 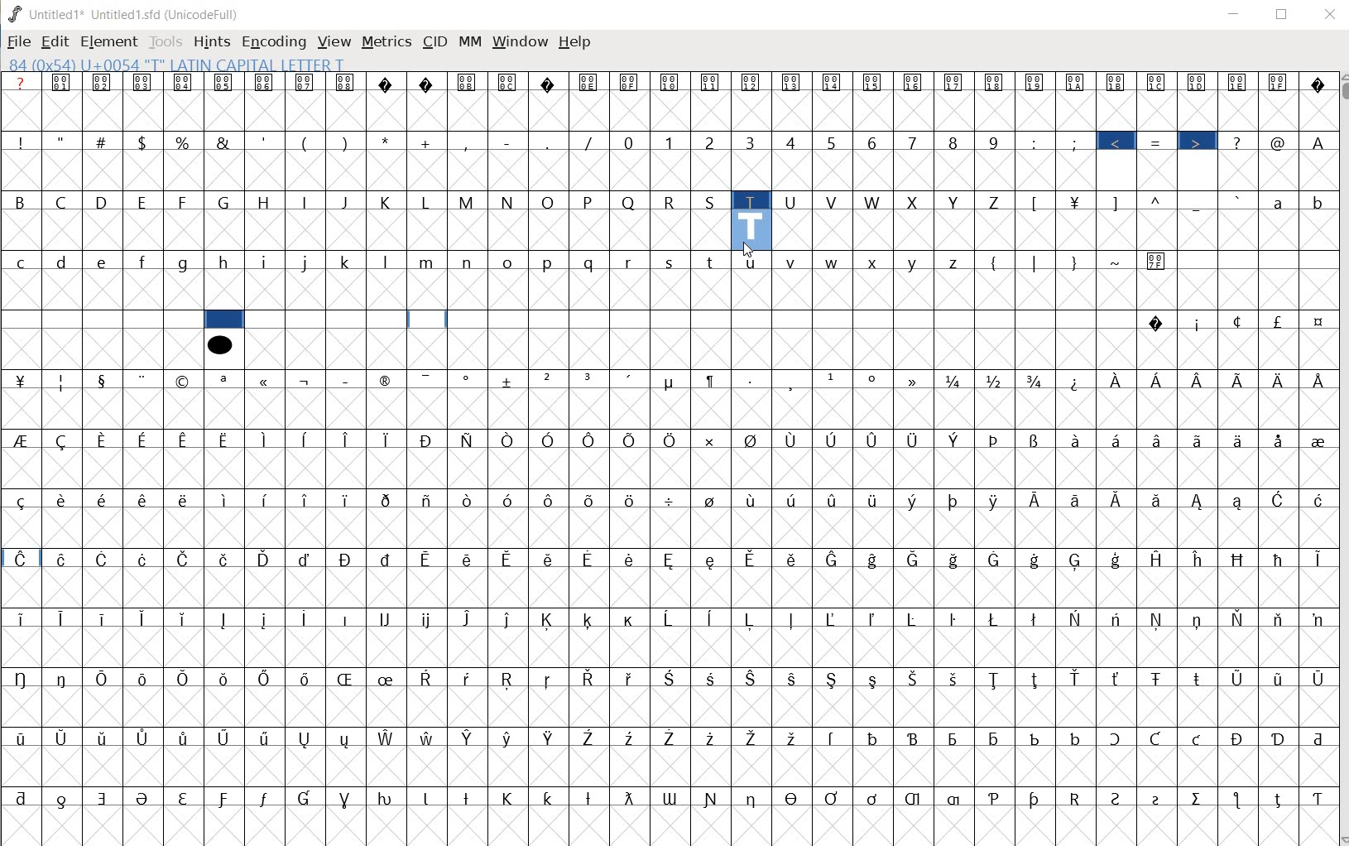 I want to click on ?, so click(x=23, y=83).